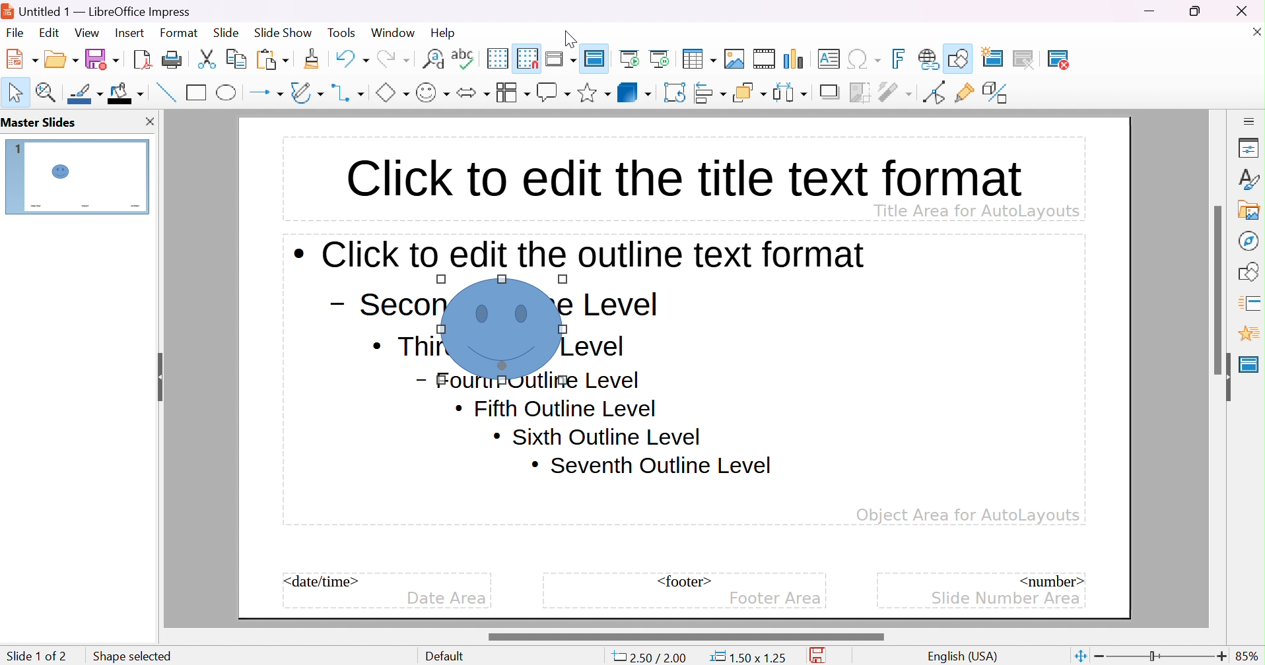  I want to click on <date/time>, so click(322, 581).